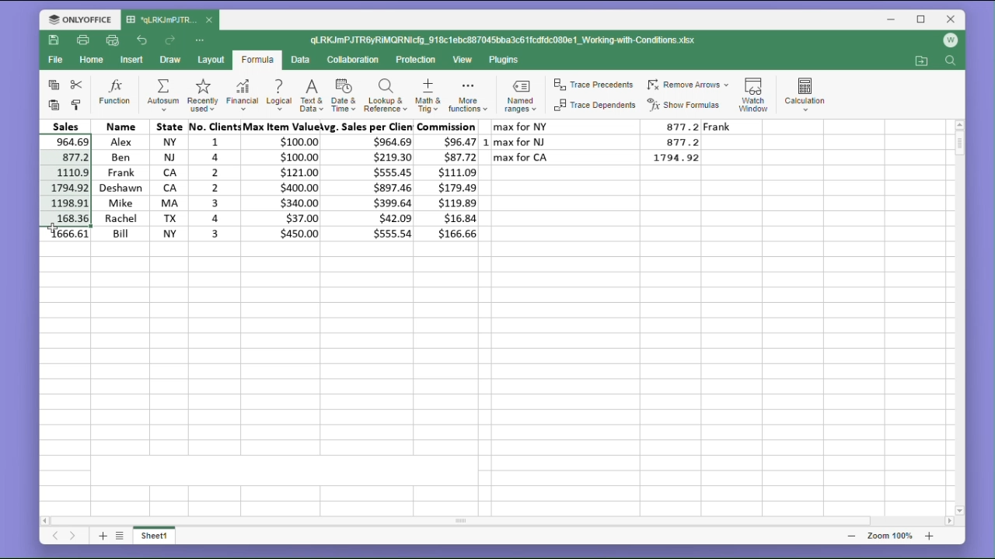 This screenshot has height=559, width=995. Describe the element at coordinates (55, 62) in the screenshot. I see `file` at that location.